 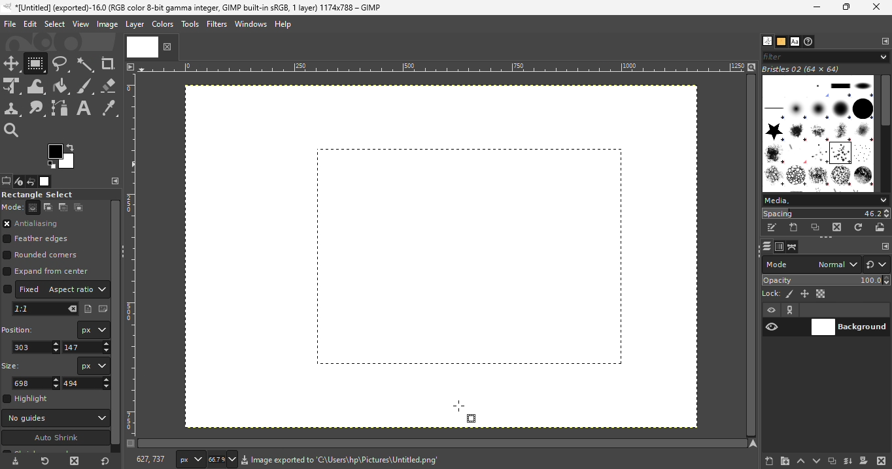 What do you see at coordinates (37, 109) in the screenshot?
I see `Smudge tool` at bounding box center [37, 109].